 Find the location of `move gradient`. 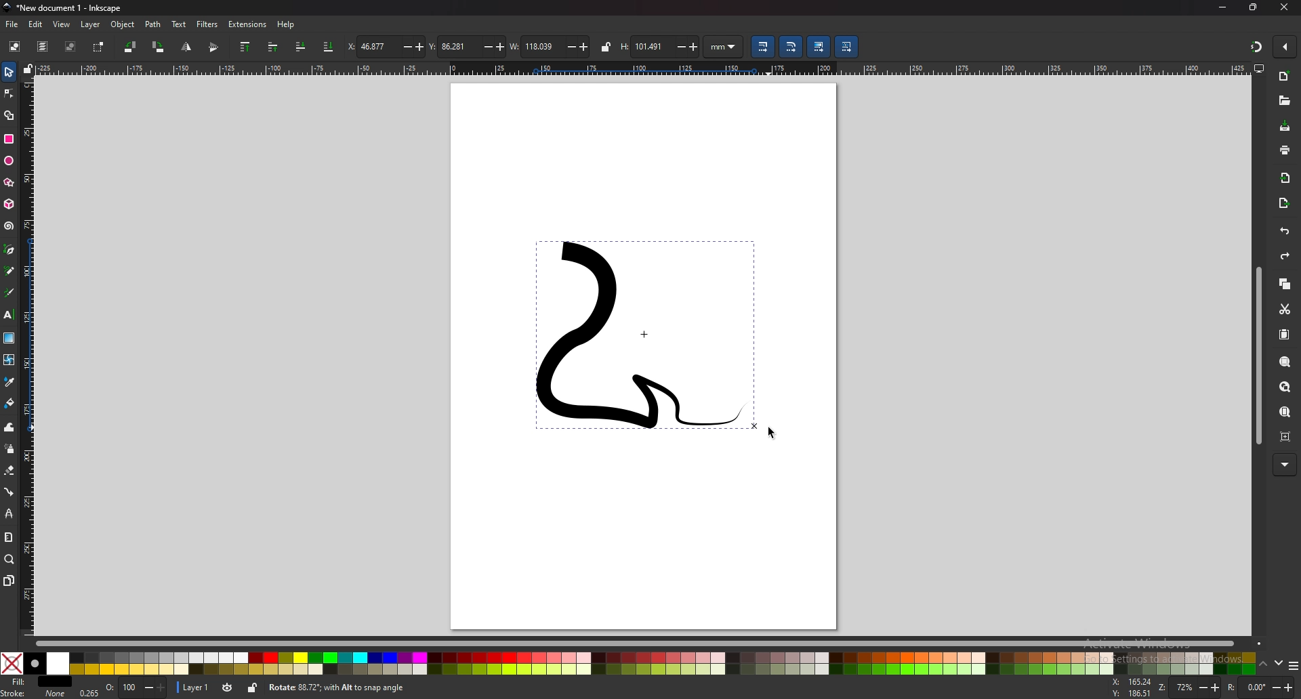

move gradient is located at coordinates (818, 47).